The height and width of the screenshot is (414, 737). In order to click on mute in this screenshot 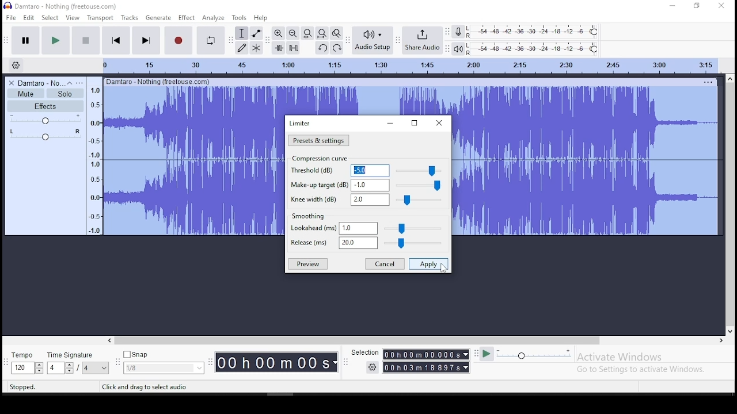, I will do `click(26, 94)`.